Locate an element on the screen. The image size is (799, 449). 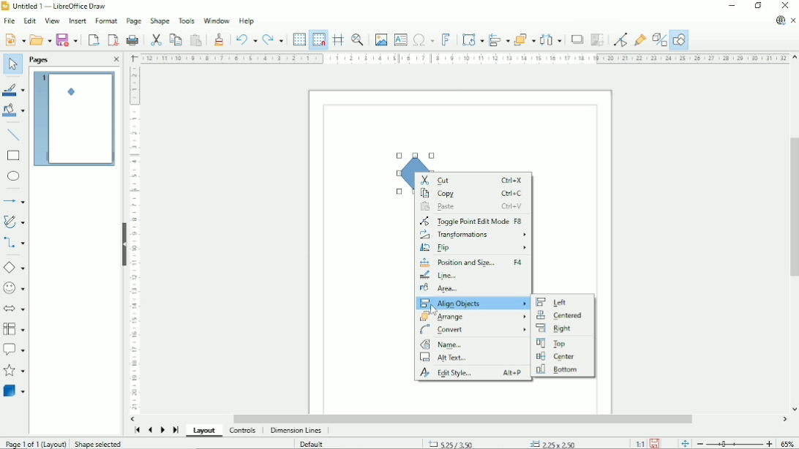
Rectangle is located at coordinates (14, 156).